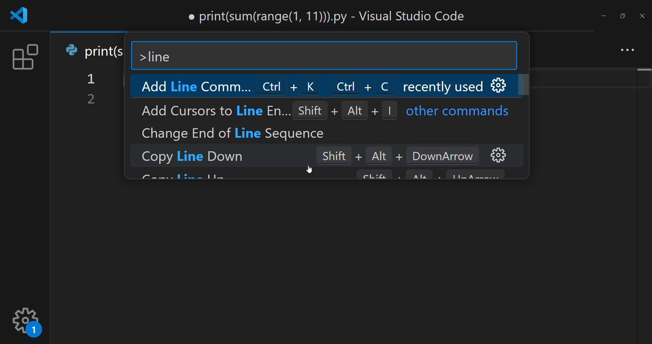 This screenshot has width=652, height=344. What do you see at coordinates (313, 167) in the screenshot?
I see `cursor` at bounding box center [313, 167].